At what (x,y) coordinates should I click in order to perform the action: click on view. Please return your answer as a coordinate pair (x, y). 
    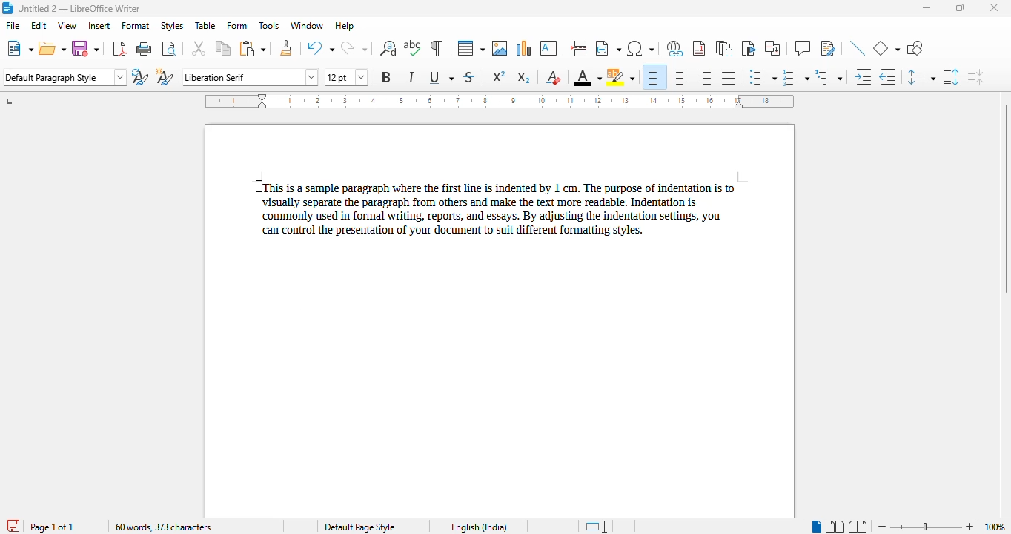
    Looking at the image, I should click on (67, 25).